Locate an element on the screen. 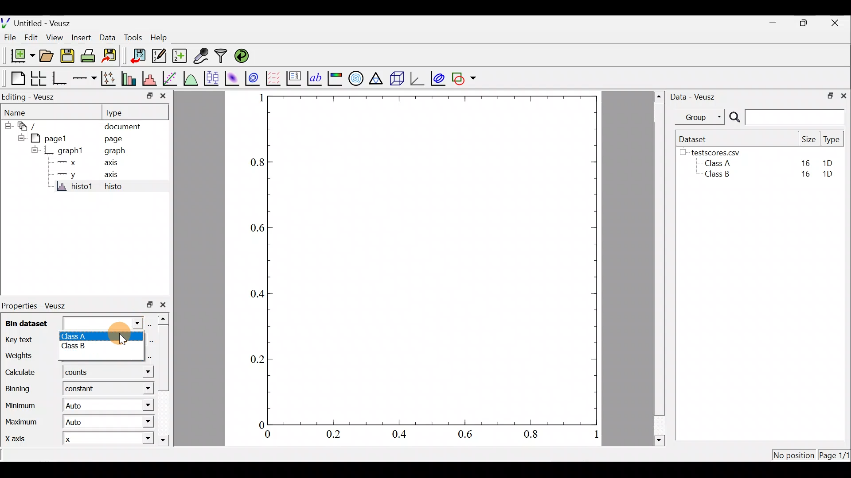  0.2 is located at coordinates (335, 436).